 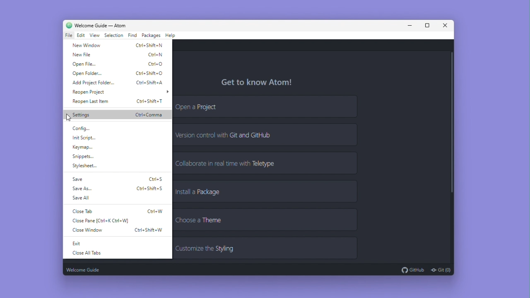 What do you see at coordinates (446, 24) in the screenshot?
I see `Close` at bounding box center [446, 24].